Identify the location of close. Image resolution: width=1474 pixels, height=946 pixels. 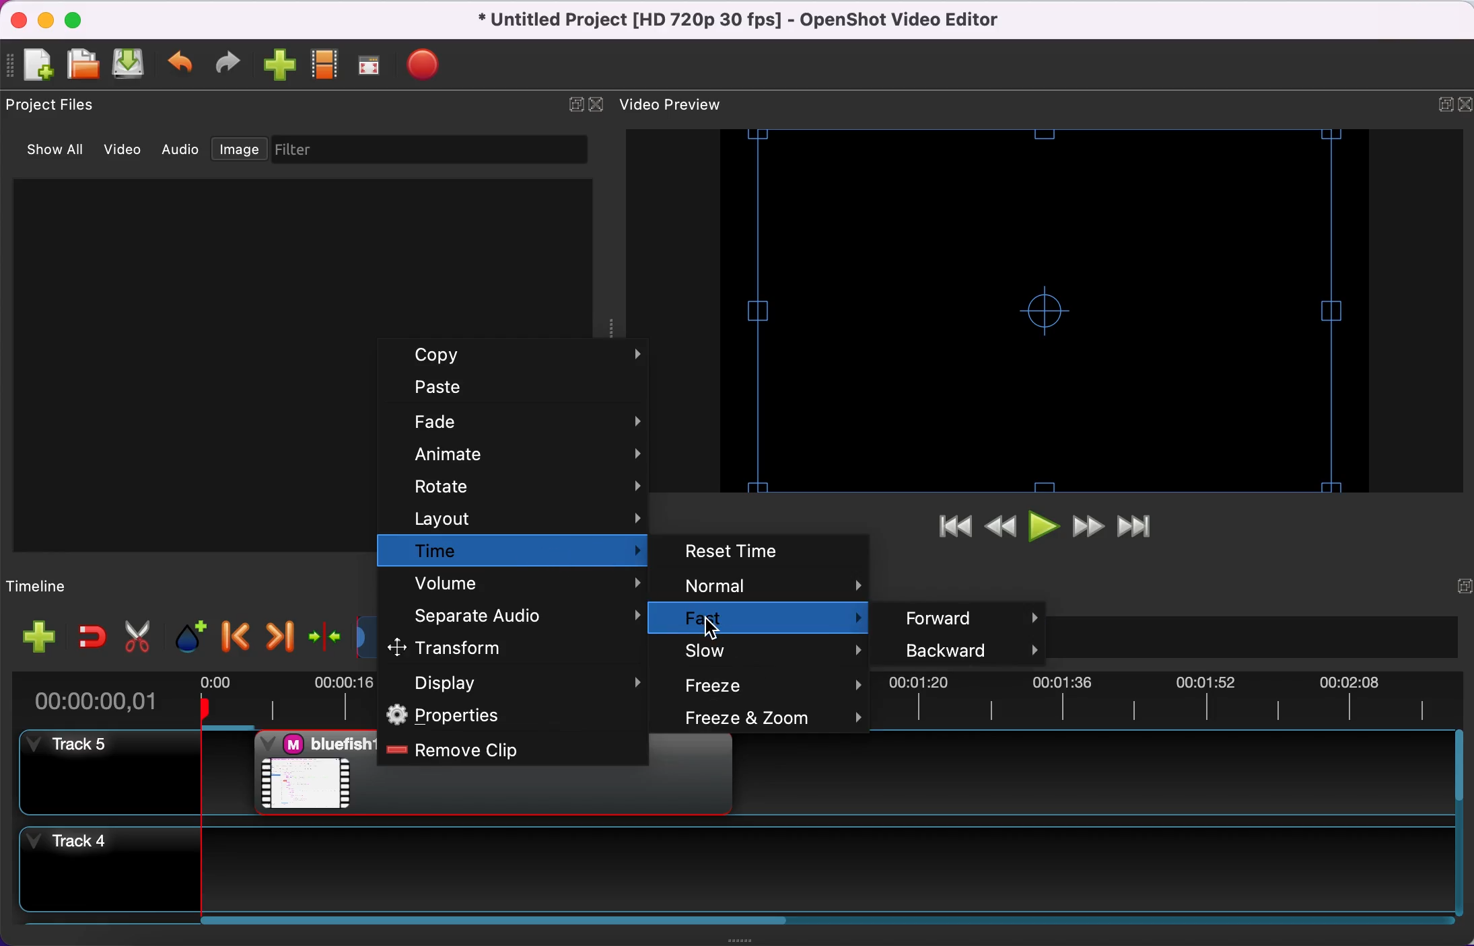
(1465, 105).